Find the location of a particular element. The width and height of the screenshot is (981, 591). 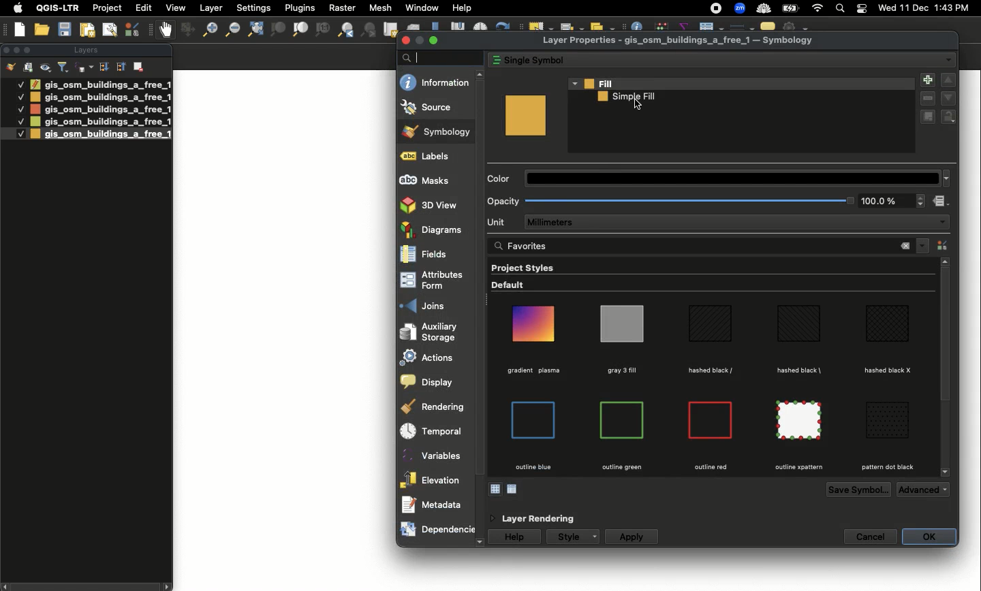

 is located at coordinates (533, 419).